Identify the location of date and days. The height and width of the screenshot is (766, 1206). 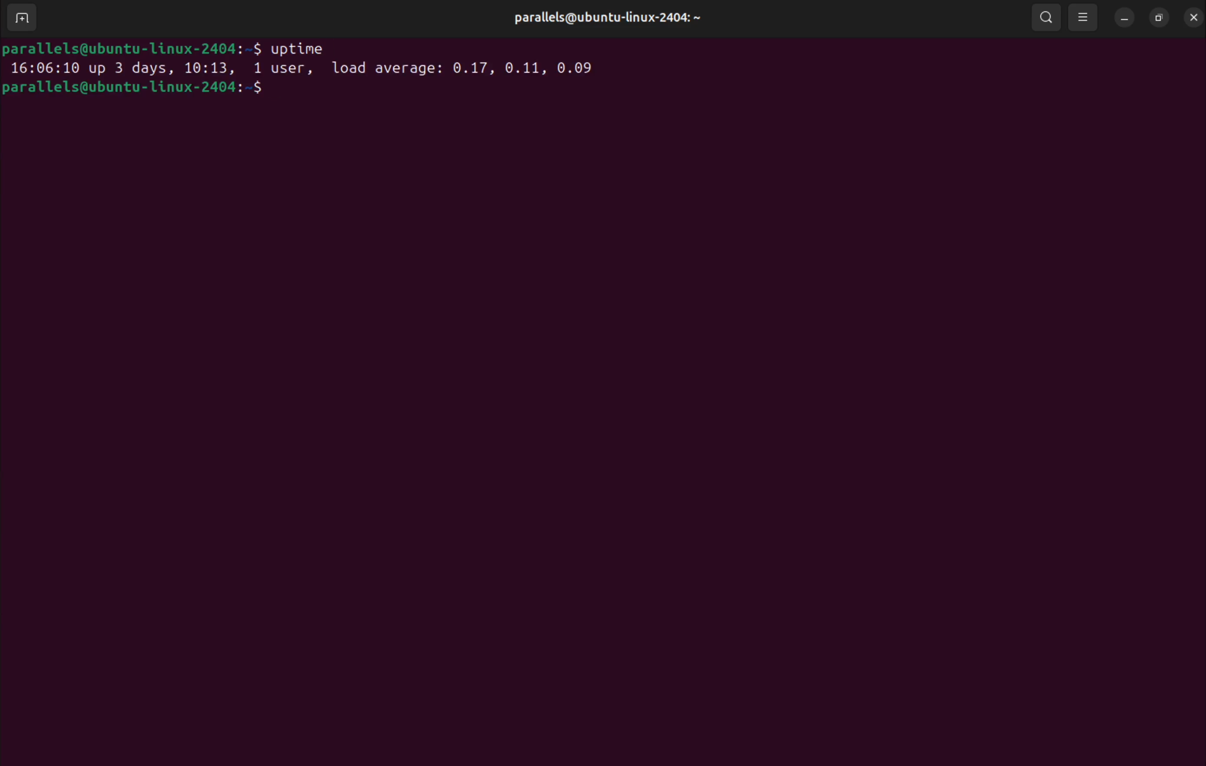
(92, 68).